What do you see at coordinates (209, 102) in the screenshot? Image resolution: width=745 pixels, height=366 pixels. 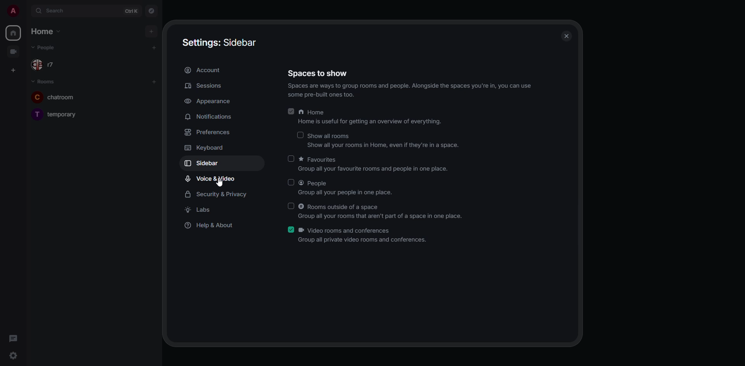 I see `appearance` at bounding box center [209, 102].